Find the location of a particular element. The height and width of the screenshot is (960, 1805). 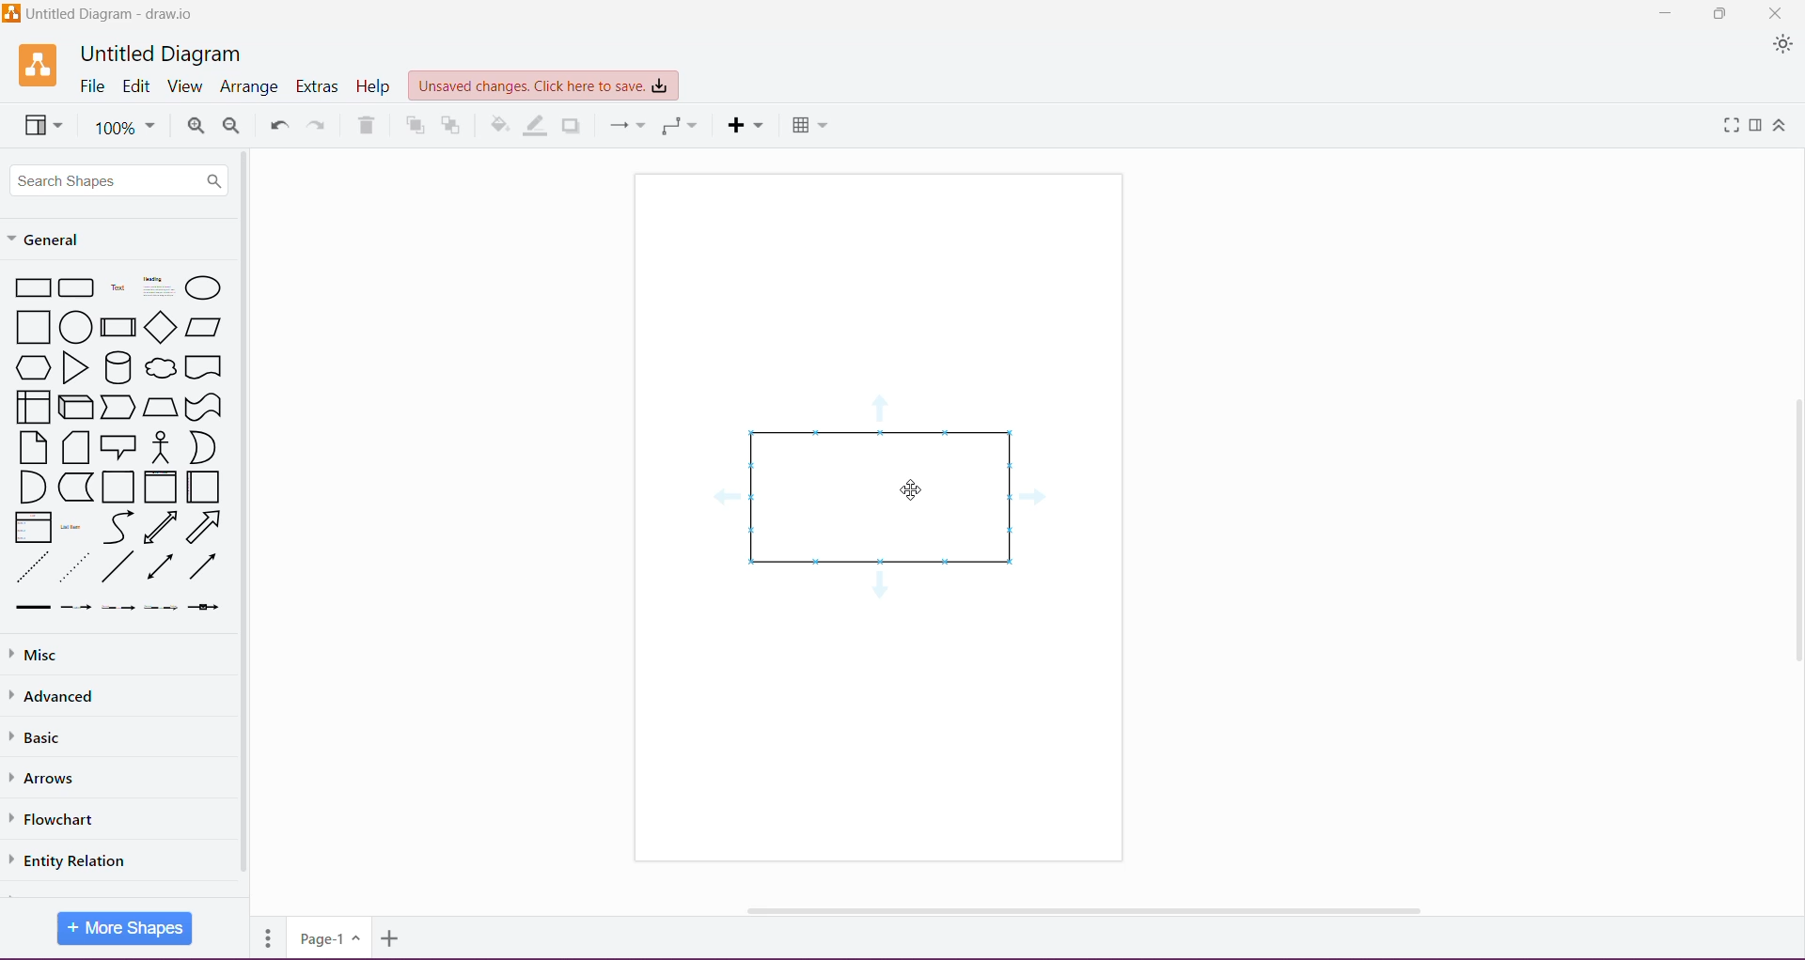

Undo is located at coordinates (280, 122).